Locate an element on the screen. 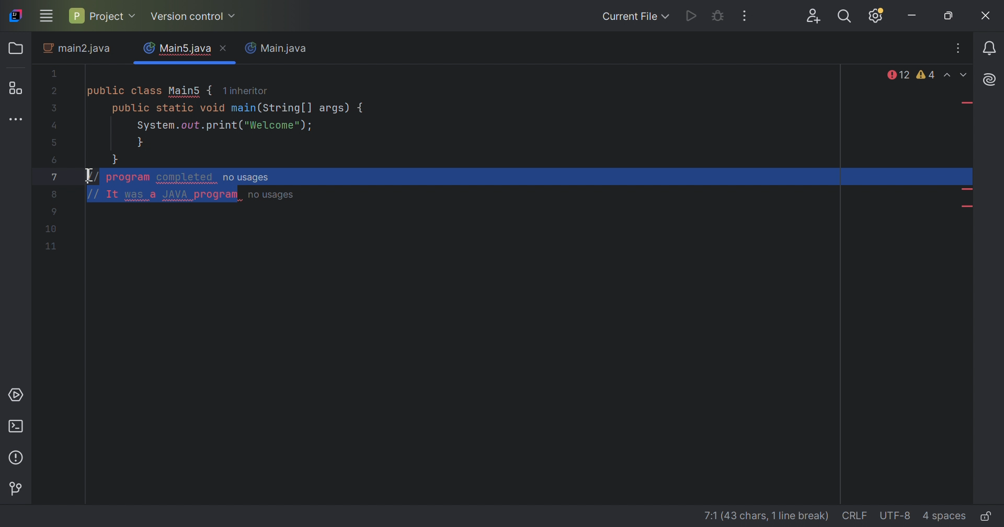 This screenshot has width=1004, height=527. Close is located at coordinates (987, 17).